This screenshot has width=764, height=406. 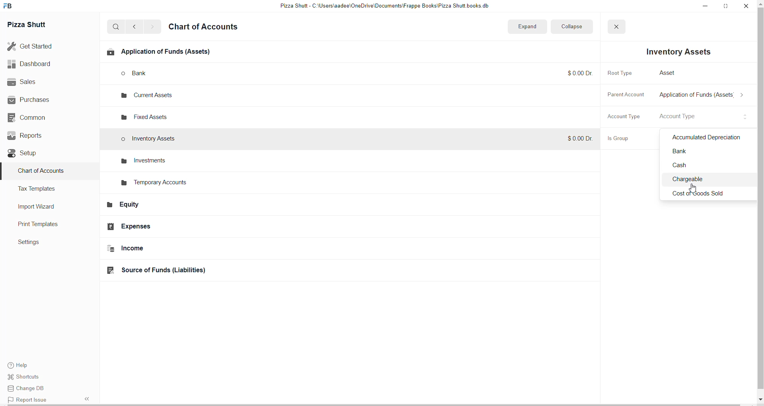 I want to click on Sales , so click(x=34, y=82).